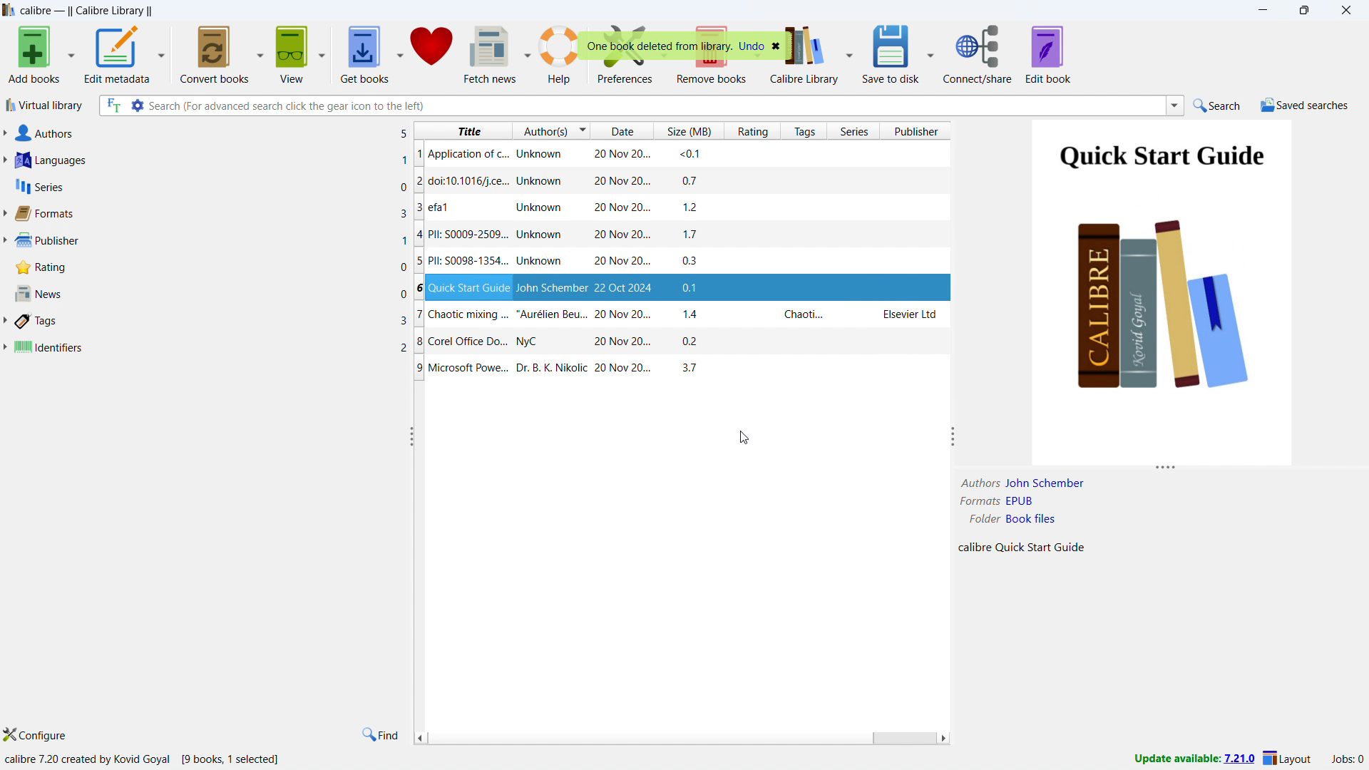 The image size is (1369, 770). I want to click on view options, so click(322, 52).